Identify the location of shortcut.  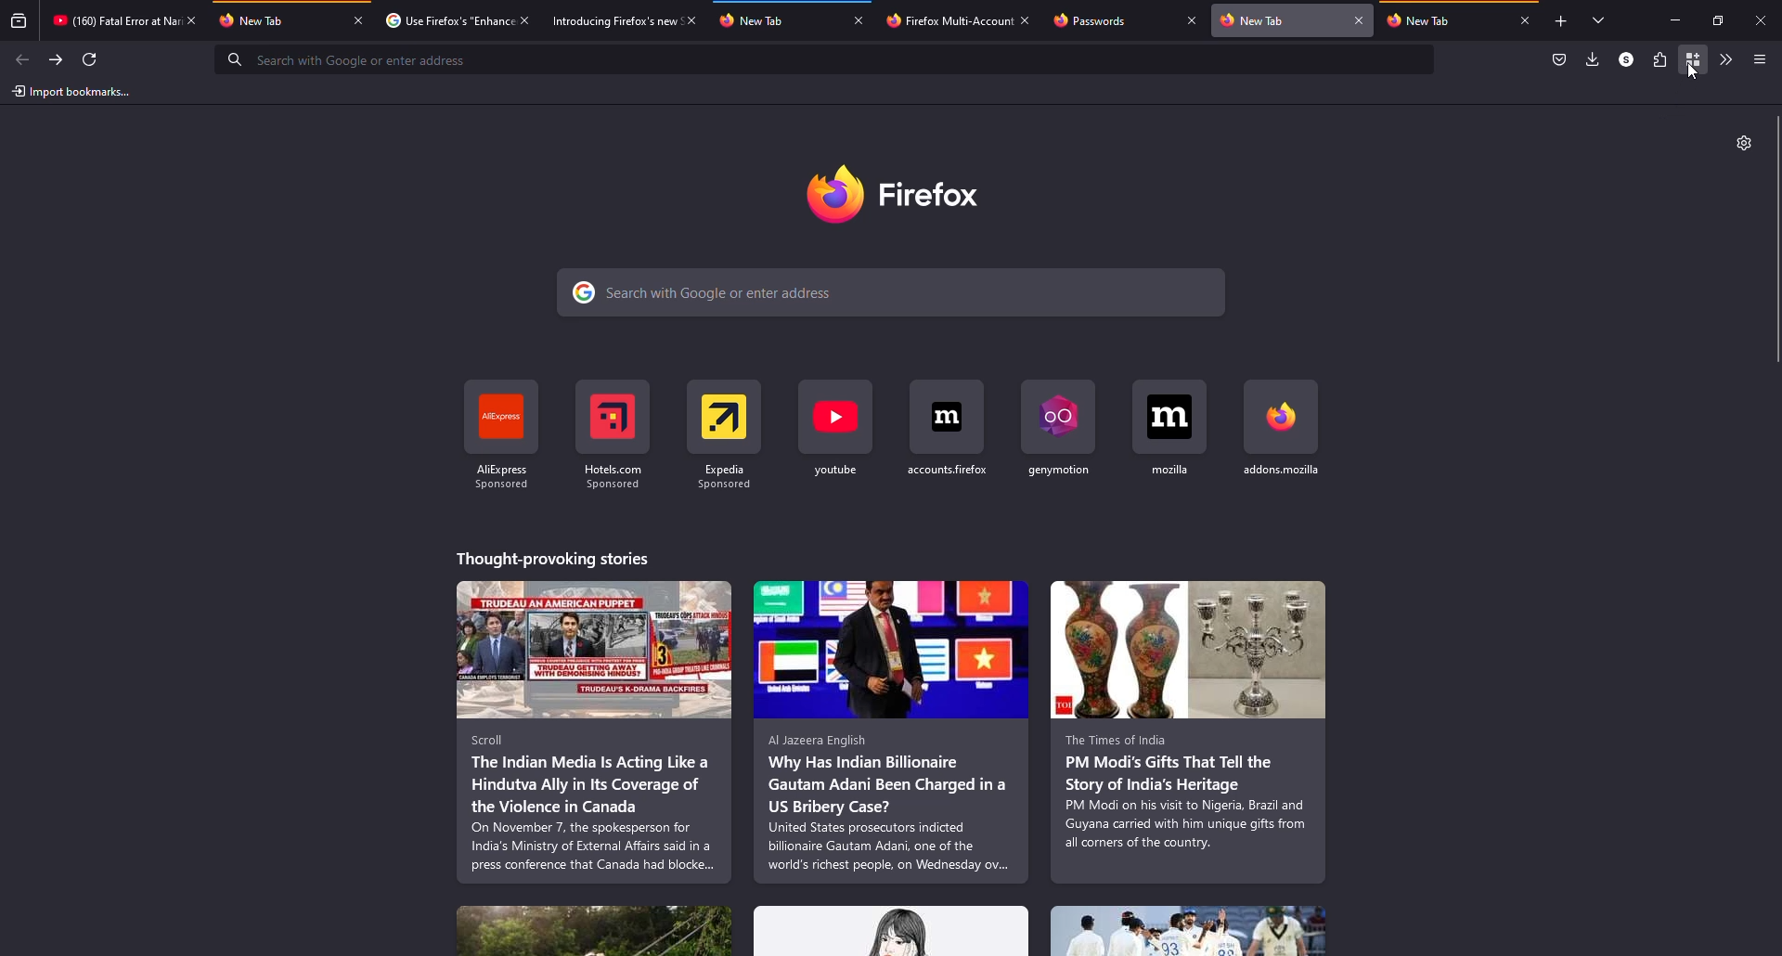
(1172, 429).